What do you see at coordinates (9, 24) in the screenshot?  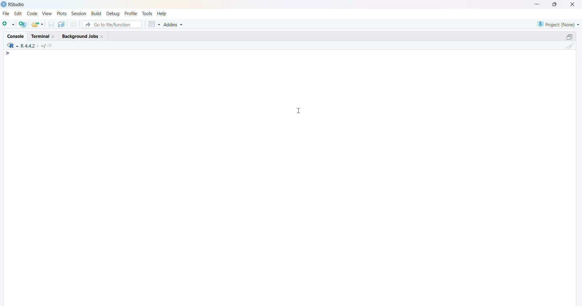 I see `open file` at bounding box center [9, 24].